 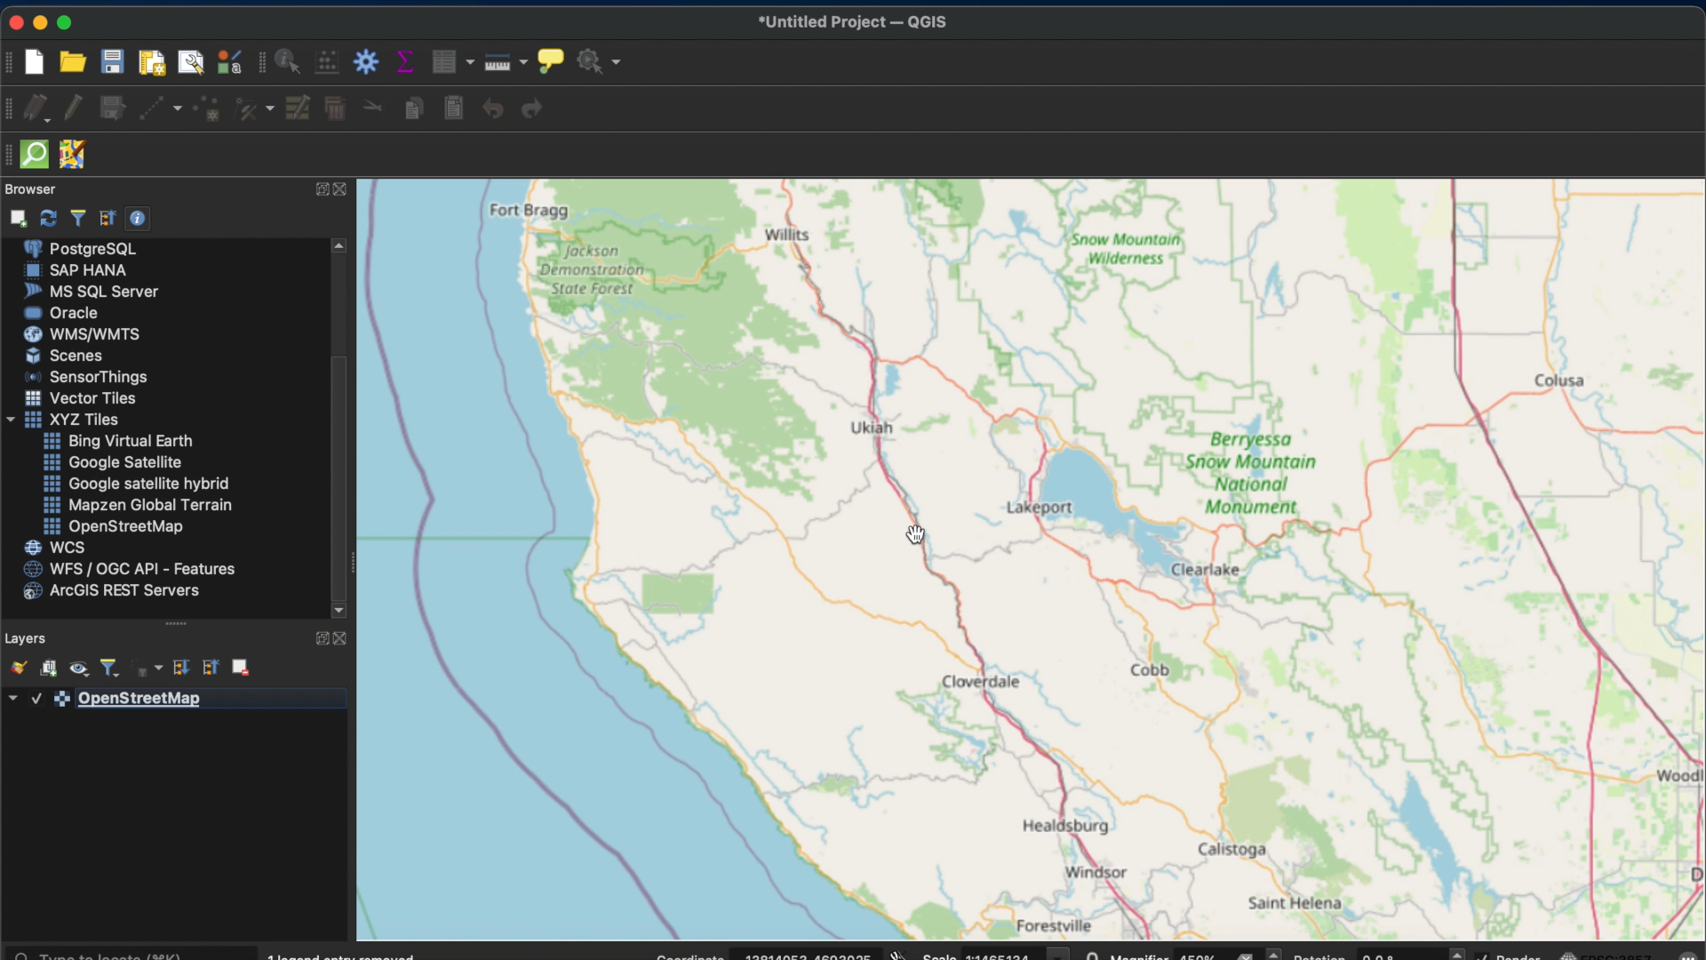 I want to click on toggle editing, so click(x=73, y=110).